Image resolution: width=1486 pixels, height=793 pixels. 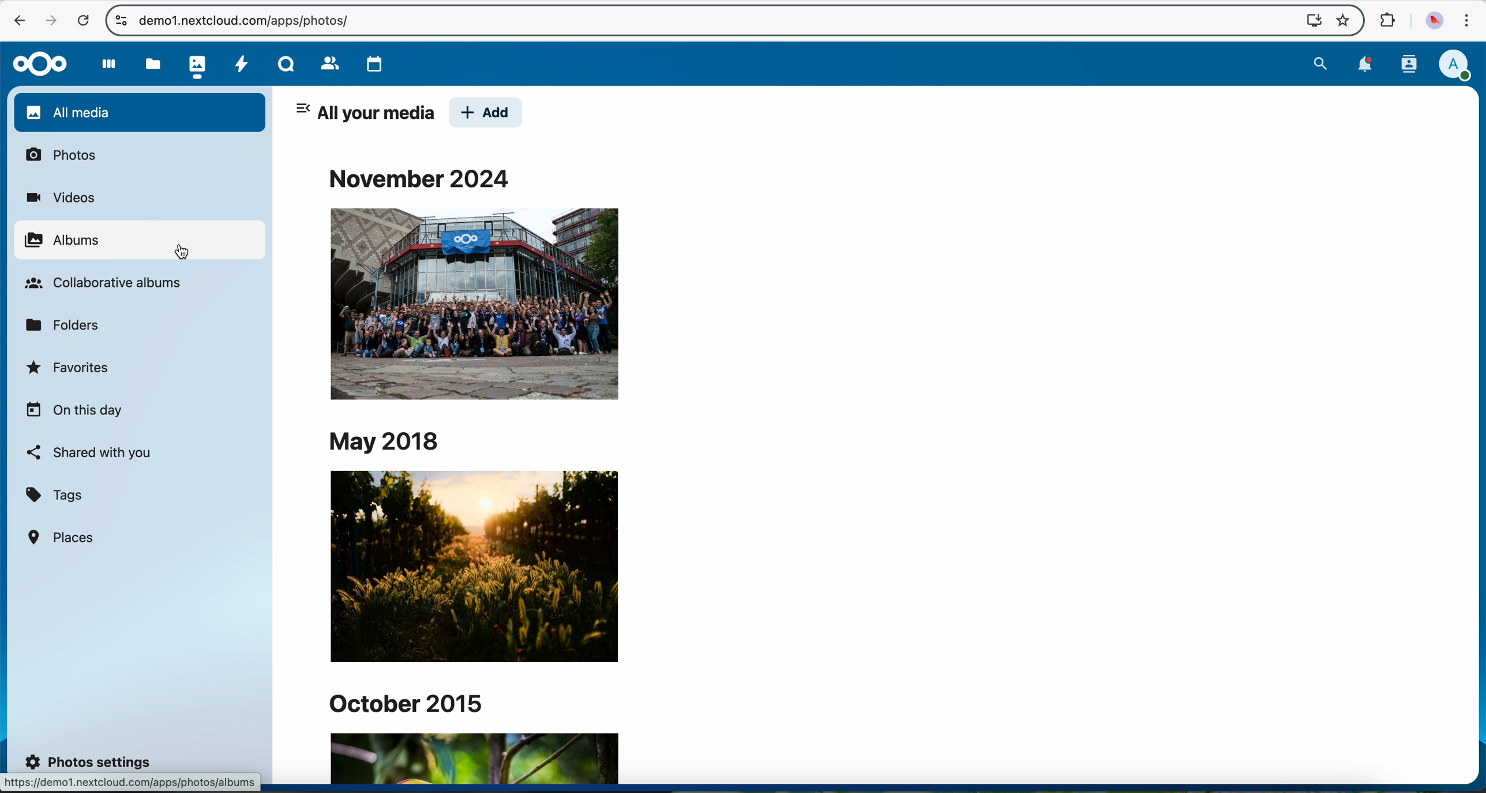 What do you see at coordinates (475, 304) in the screenshot?
I see `image` at bounding box center [475, 304].